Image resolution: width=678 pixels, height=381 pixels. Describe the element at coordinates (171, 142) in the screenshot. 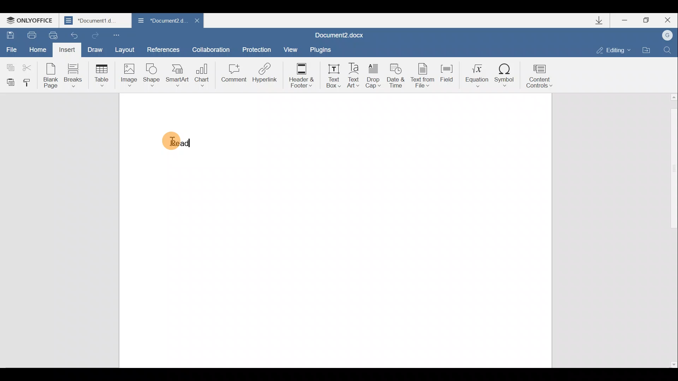

I see `Cursor` at that location.